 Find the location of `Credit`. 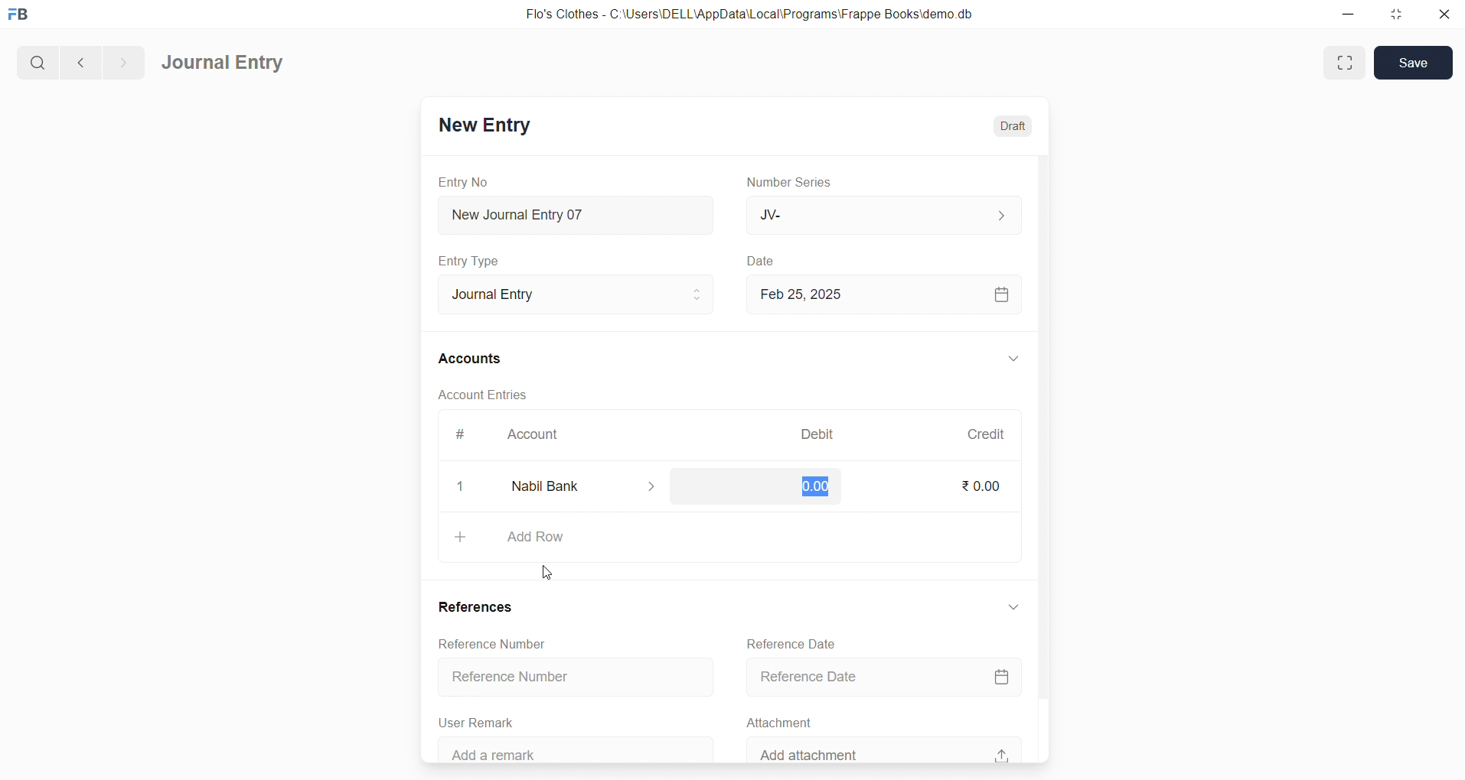

Credit is located at coordinates (985, 434).